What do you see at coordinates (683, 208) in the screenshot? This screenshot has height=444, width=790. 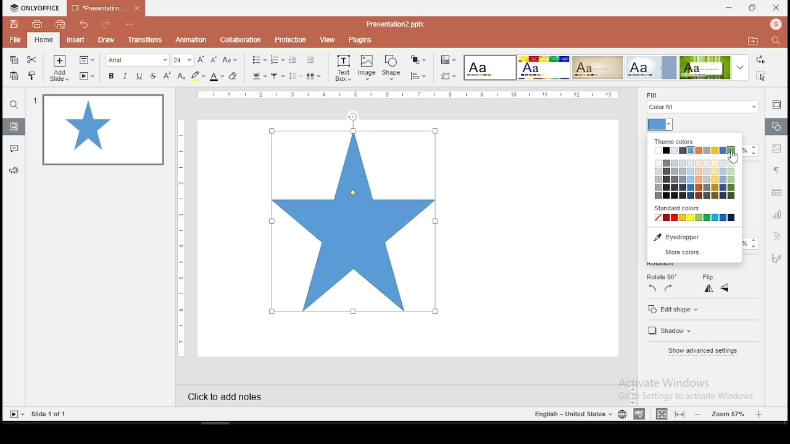 I see `standard colors` at bounding box center [683, 208].